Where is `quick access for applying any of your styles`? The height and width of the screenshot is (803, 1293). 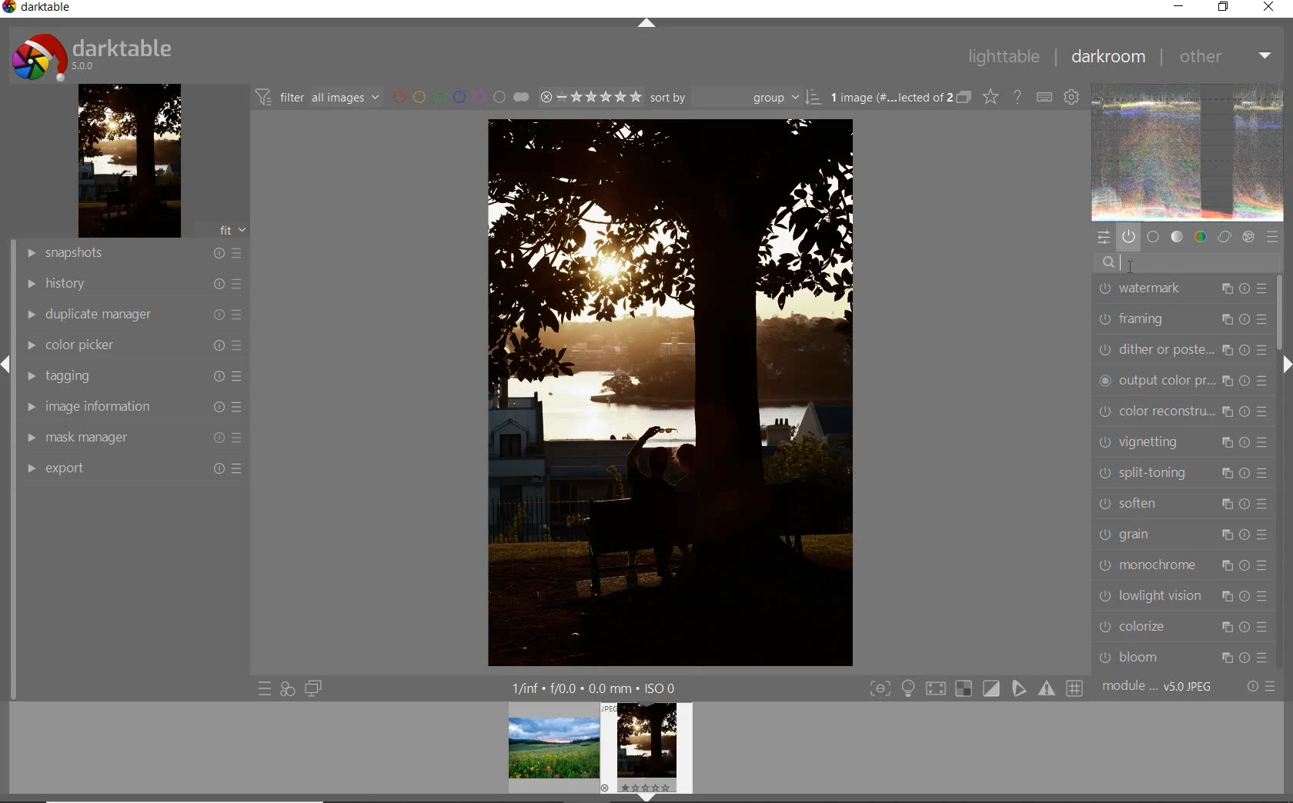 quick access for applying any of your styles is located at coordinates (287, 688).